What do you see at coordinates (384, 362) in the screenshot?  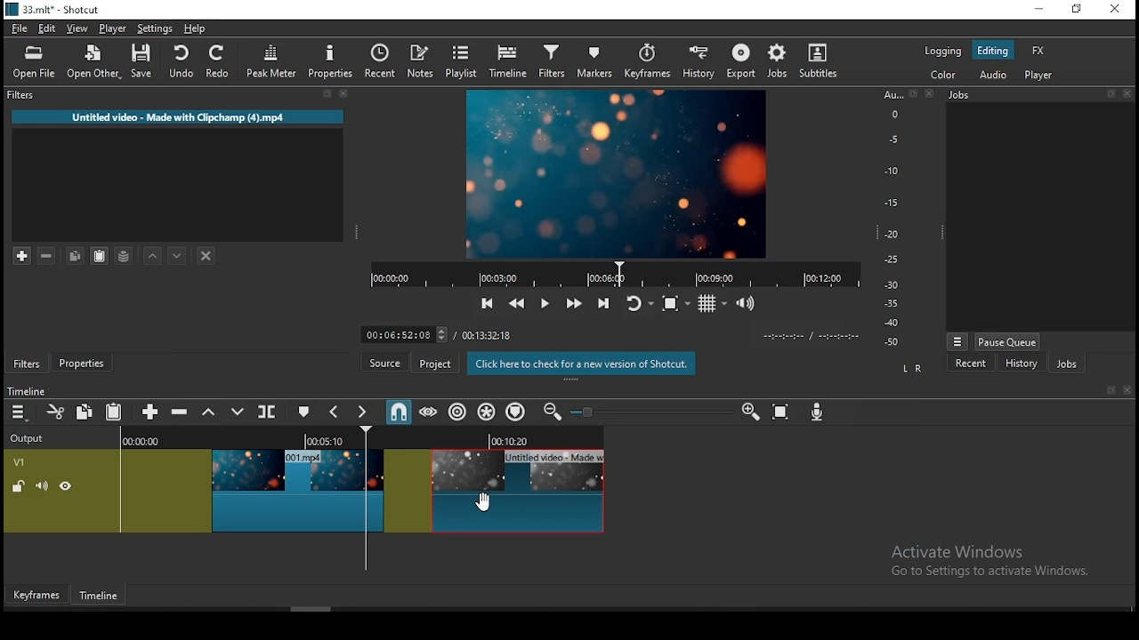 I see `source` at bounding box center [384, 362].